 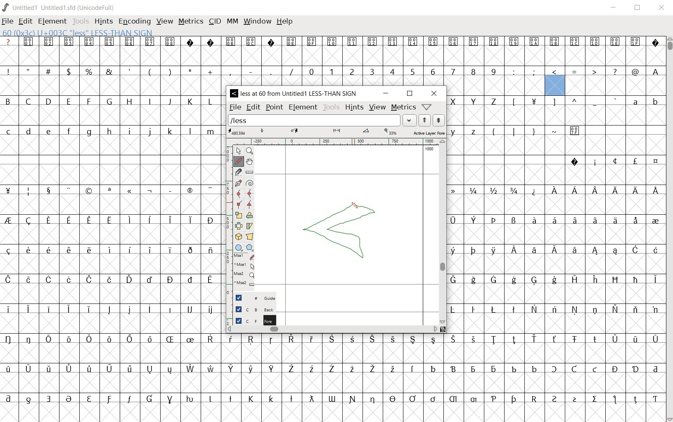 I want to click on empty cells, so click(x=111, y=294).